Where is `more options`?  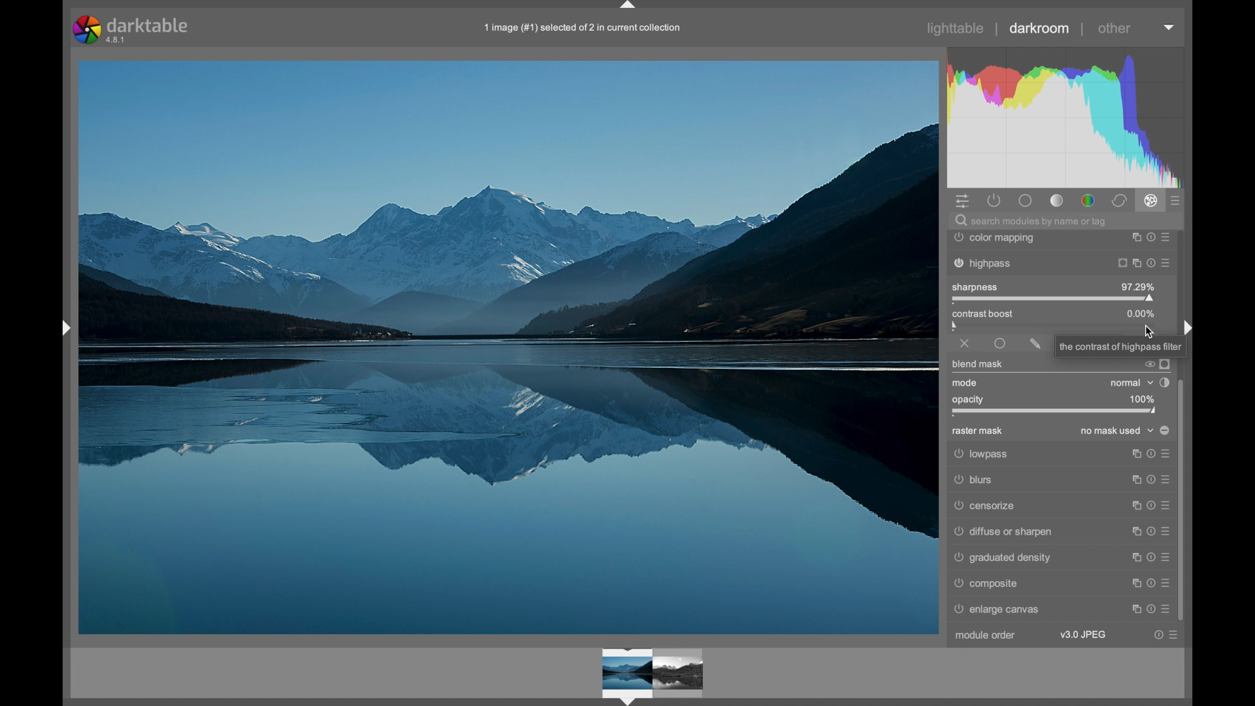 more options is located at coordinates (1150, 583).